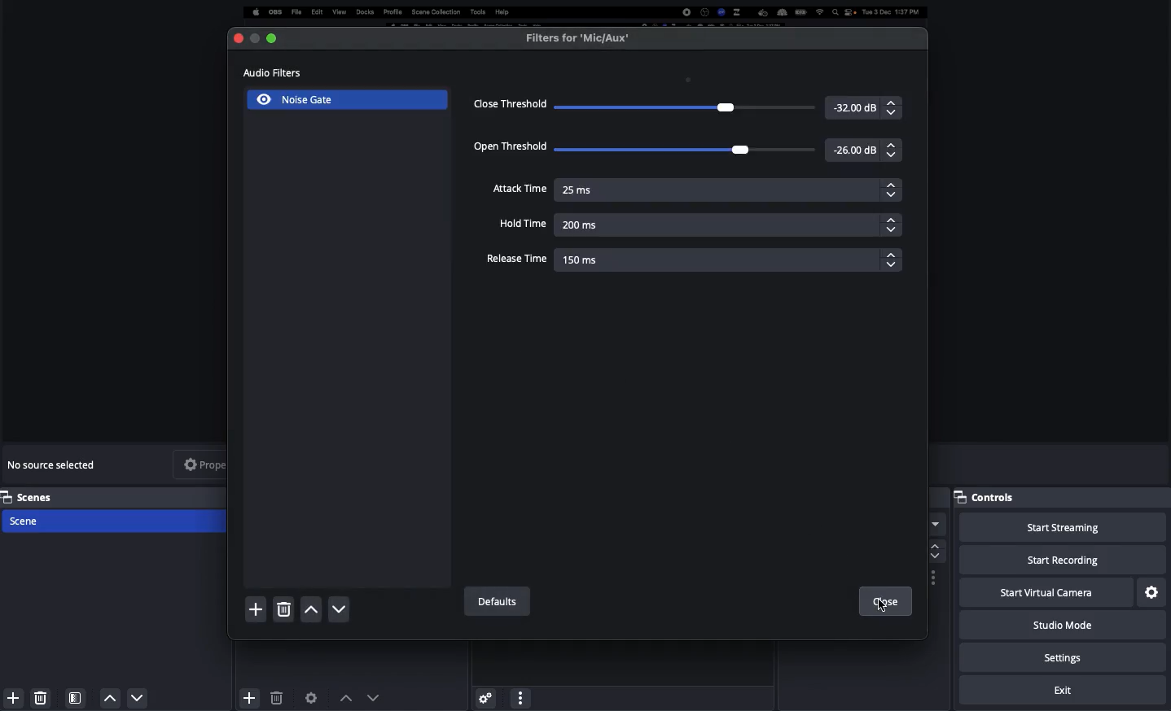 This screenshot has width=1171, height=711. What do you see at coordinates (252, 37) in the screenshot?
I see `maximize` at bounding box center [252, 37].